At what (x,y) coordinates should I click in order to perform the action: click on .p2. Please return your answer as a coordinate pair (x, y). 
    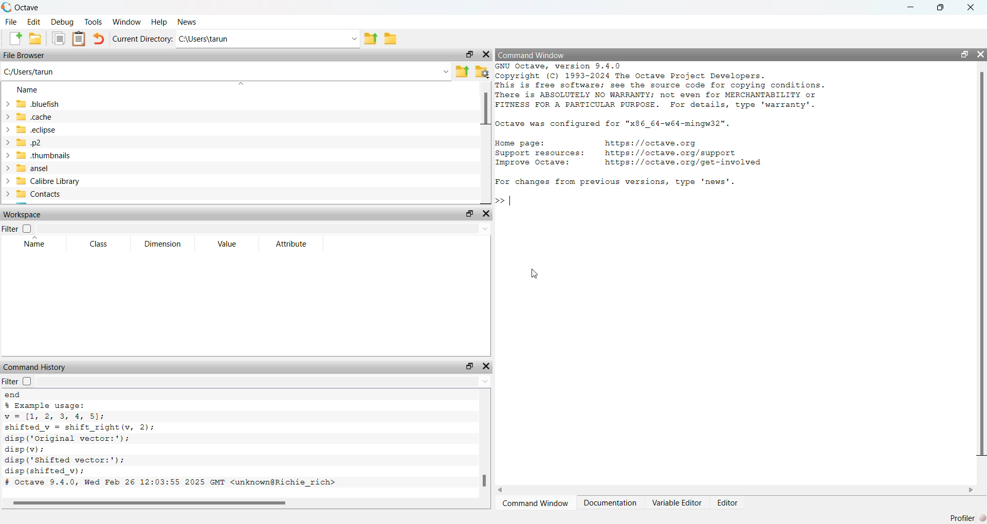
    Looking at the image, I should click on (50, 143).